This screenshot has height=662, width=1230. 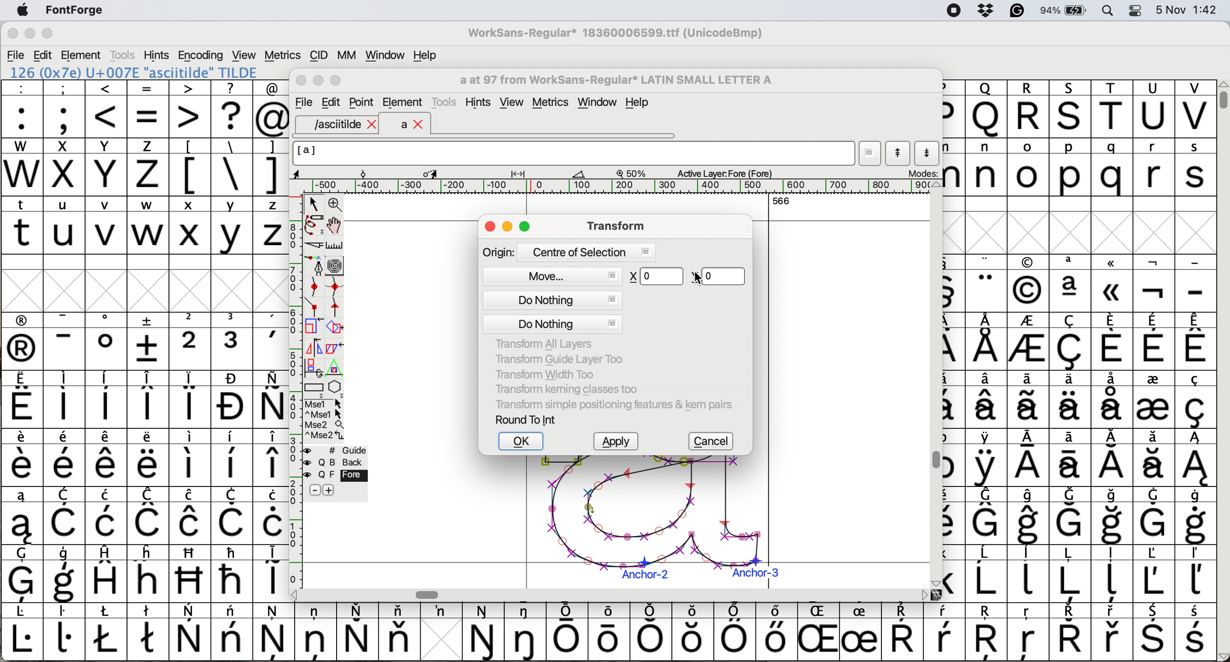 What do you see at coordinates (122, 55) in the screenshot?
I see `tools` at bounding box center [122, 55].